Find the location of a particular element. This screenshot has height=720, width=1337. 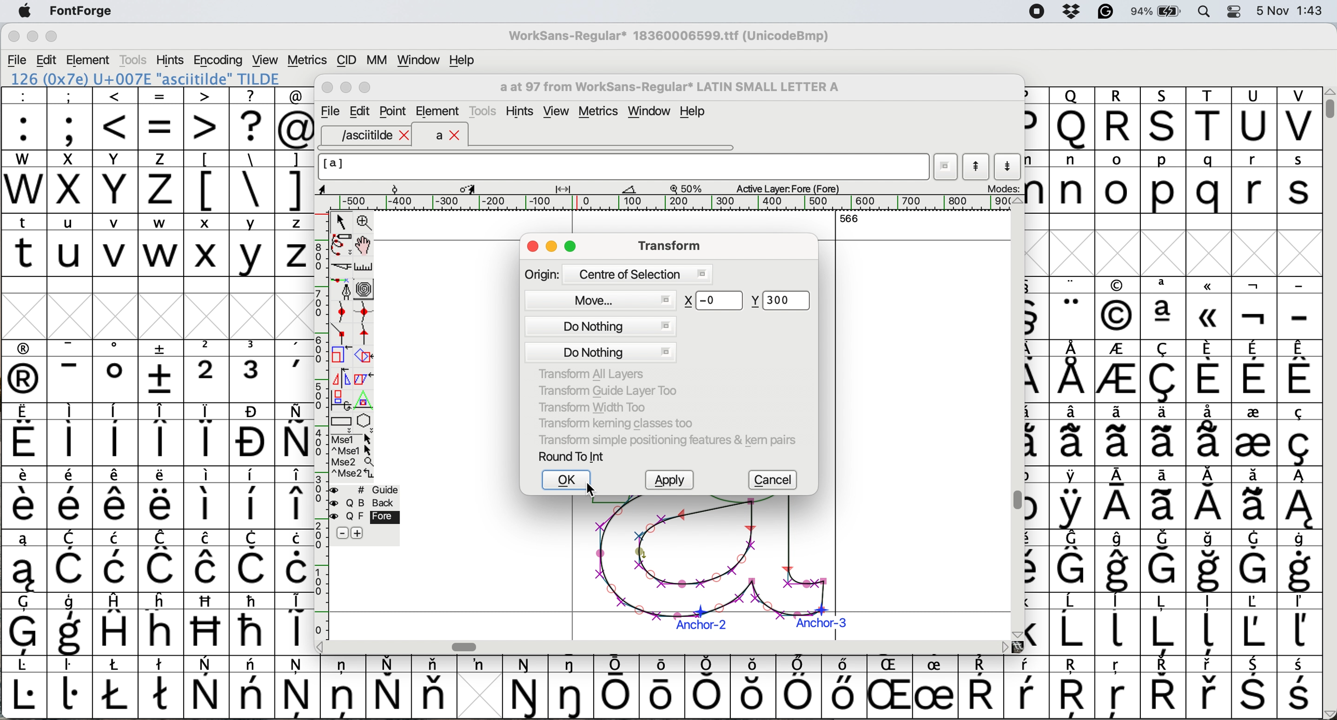

measure distance is located at coordinates (365, 267).